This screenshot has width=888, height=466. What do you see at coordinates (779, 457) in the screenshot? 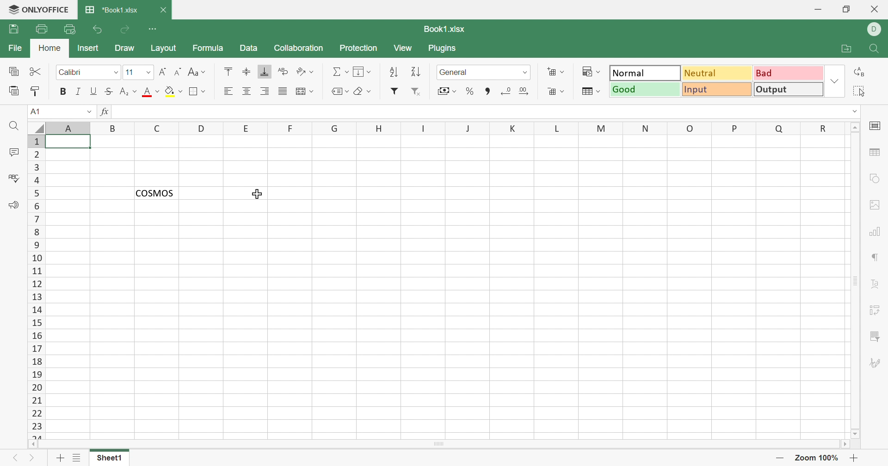
I see `Zoom out` at bounding box center [779, 457].